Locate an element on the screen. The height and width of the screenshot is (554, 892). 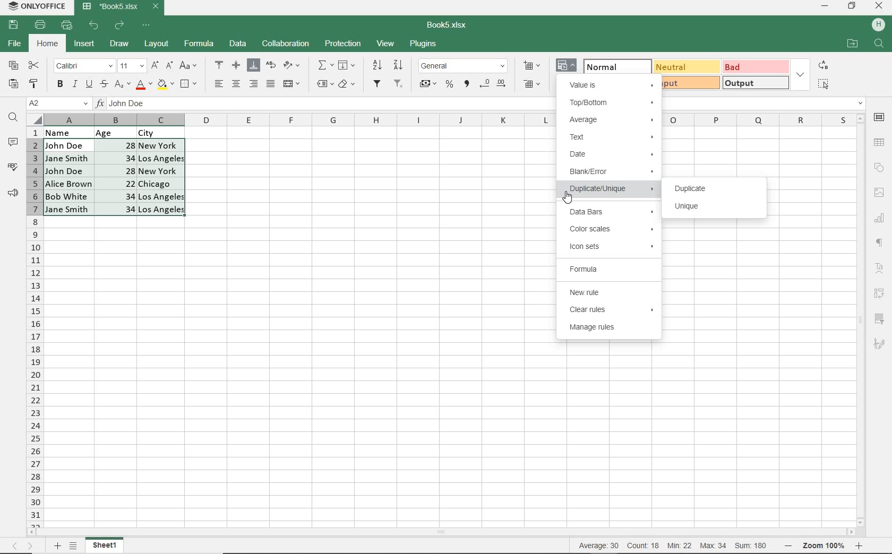
CONDITIONAL FORMATTING is located at coordinates (567, 66).